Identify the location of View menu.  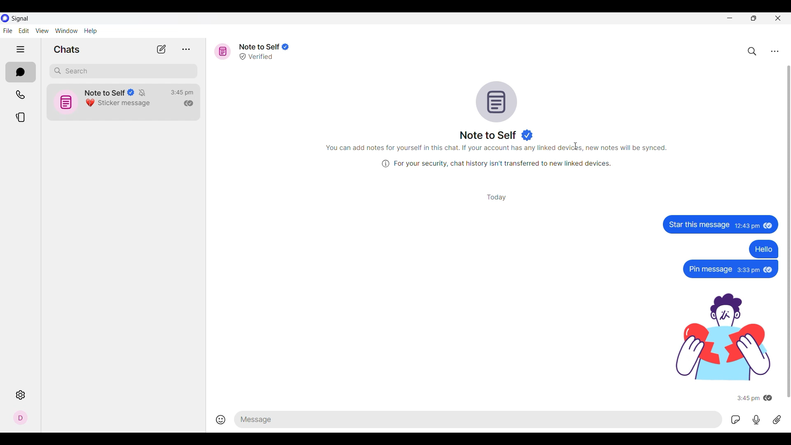
(42, 30).